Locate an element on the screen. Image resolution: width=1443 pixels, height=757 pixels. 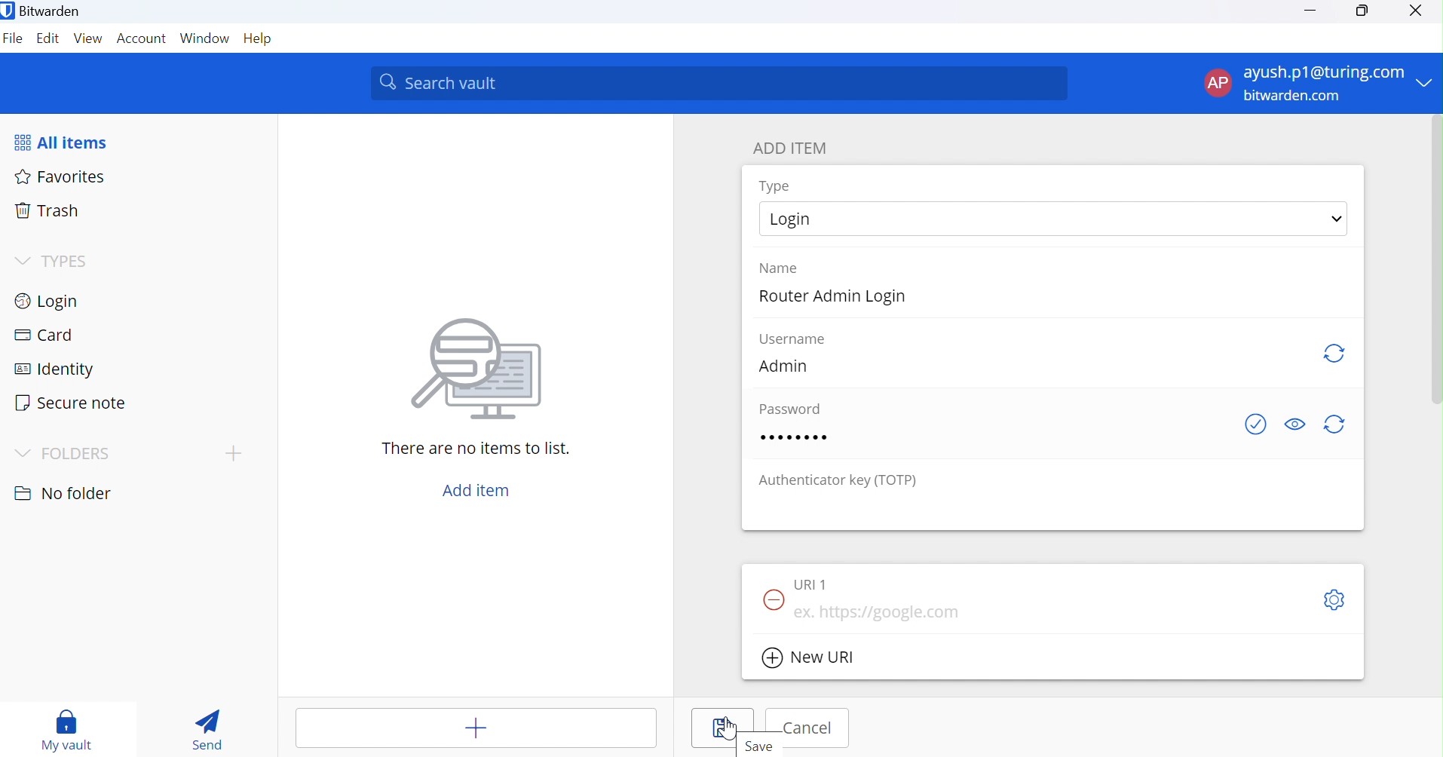
Toggle visibility is located at coordinates (1294, 423).